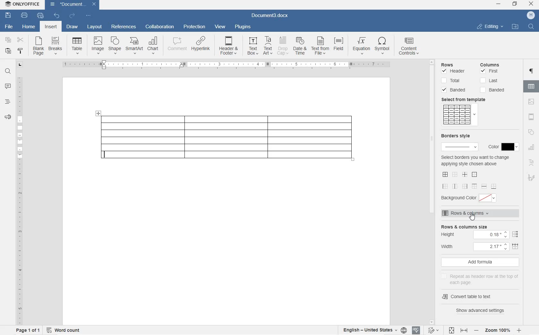 This screenshot has height=335, width=539. What do you see at coordinates (489, 81) in the screenshot?
I see `Last` at bounding box center [489, 81].